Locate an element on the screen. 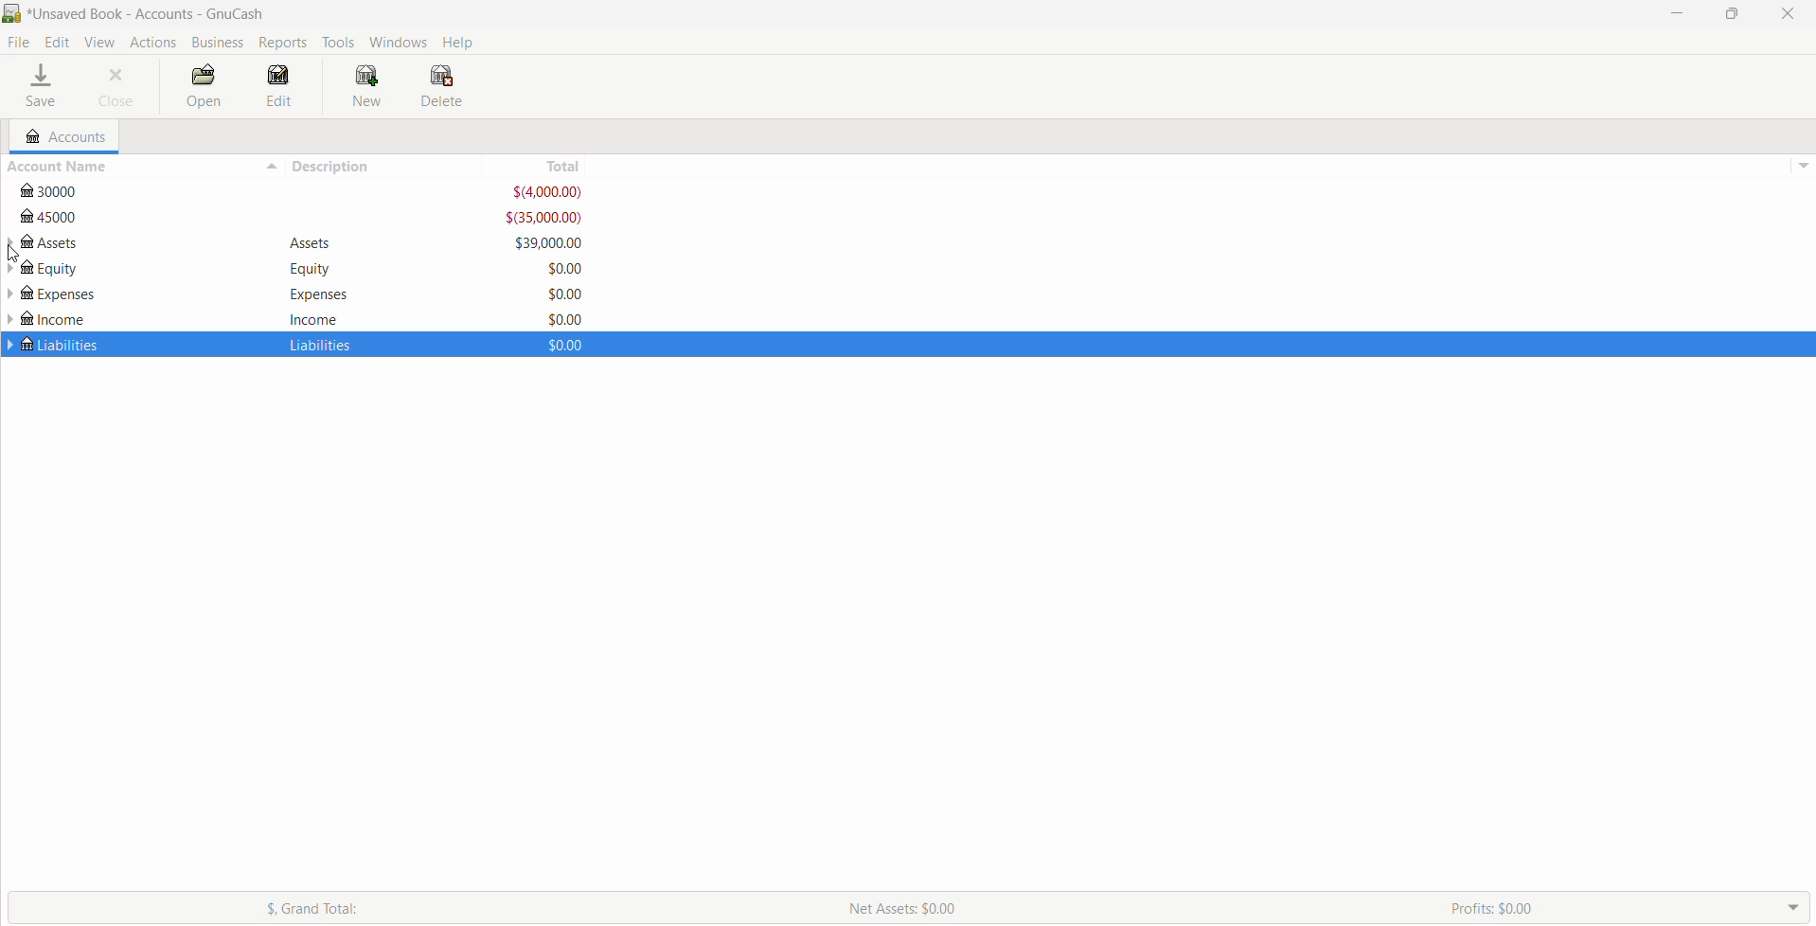 Image resolution: width=1816 pixels, height=926 pixels. File is located at coordinates (18, 43).